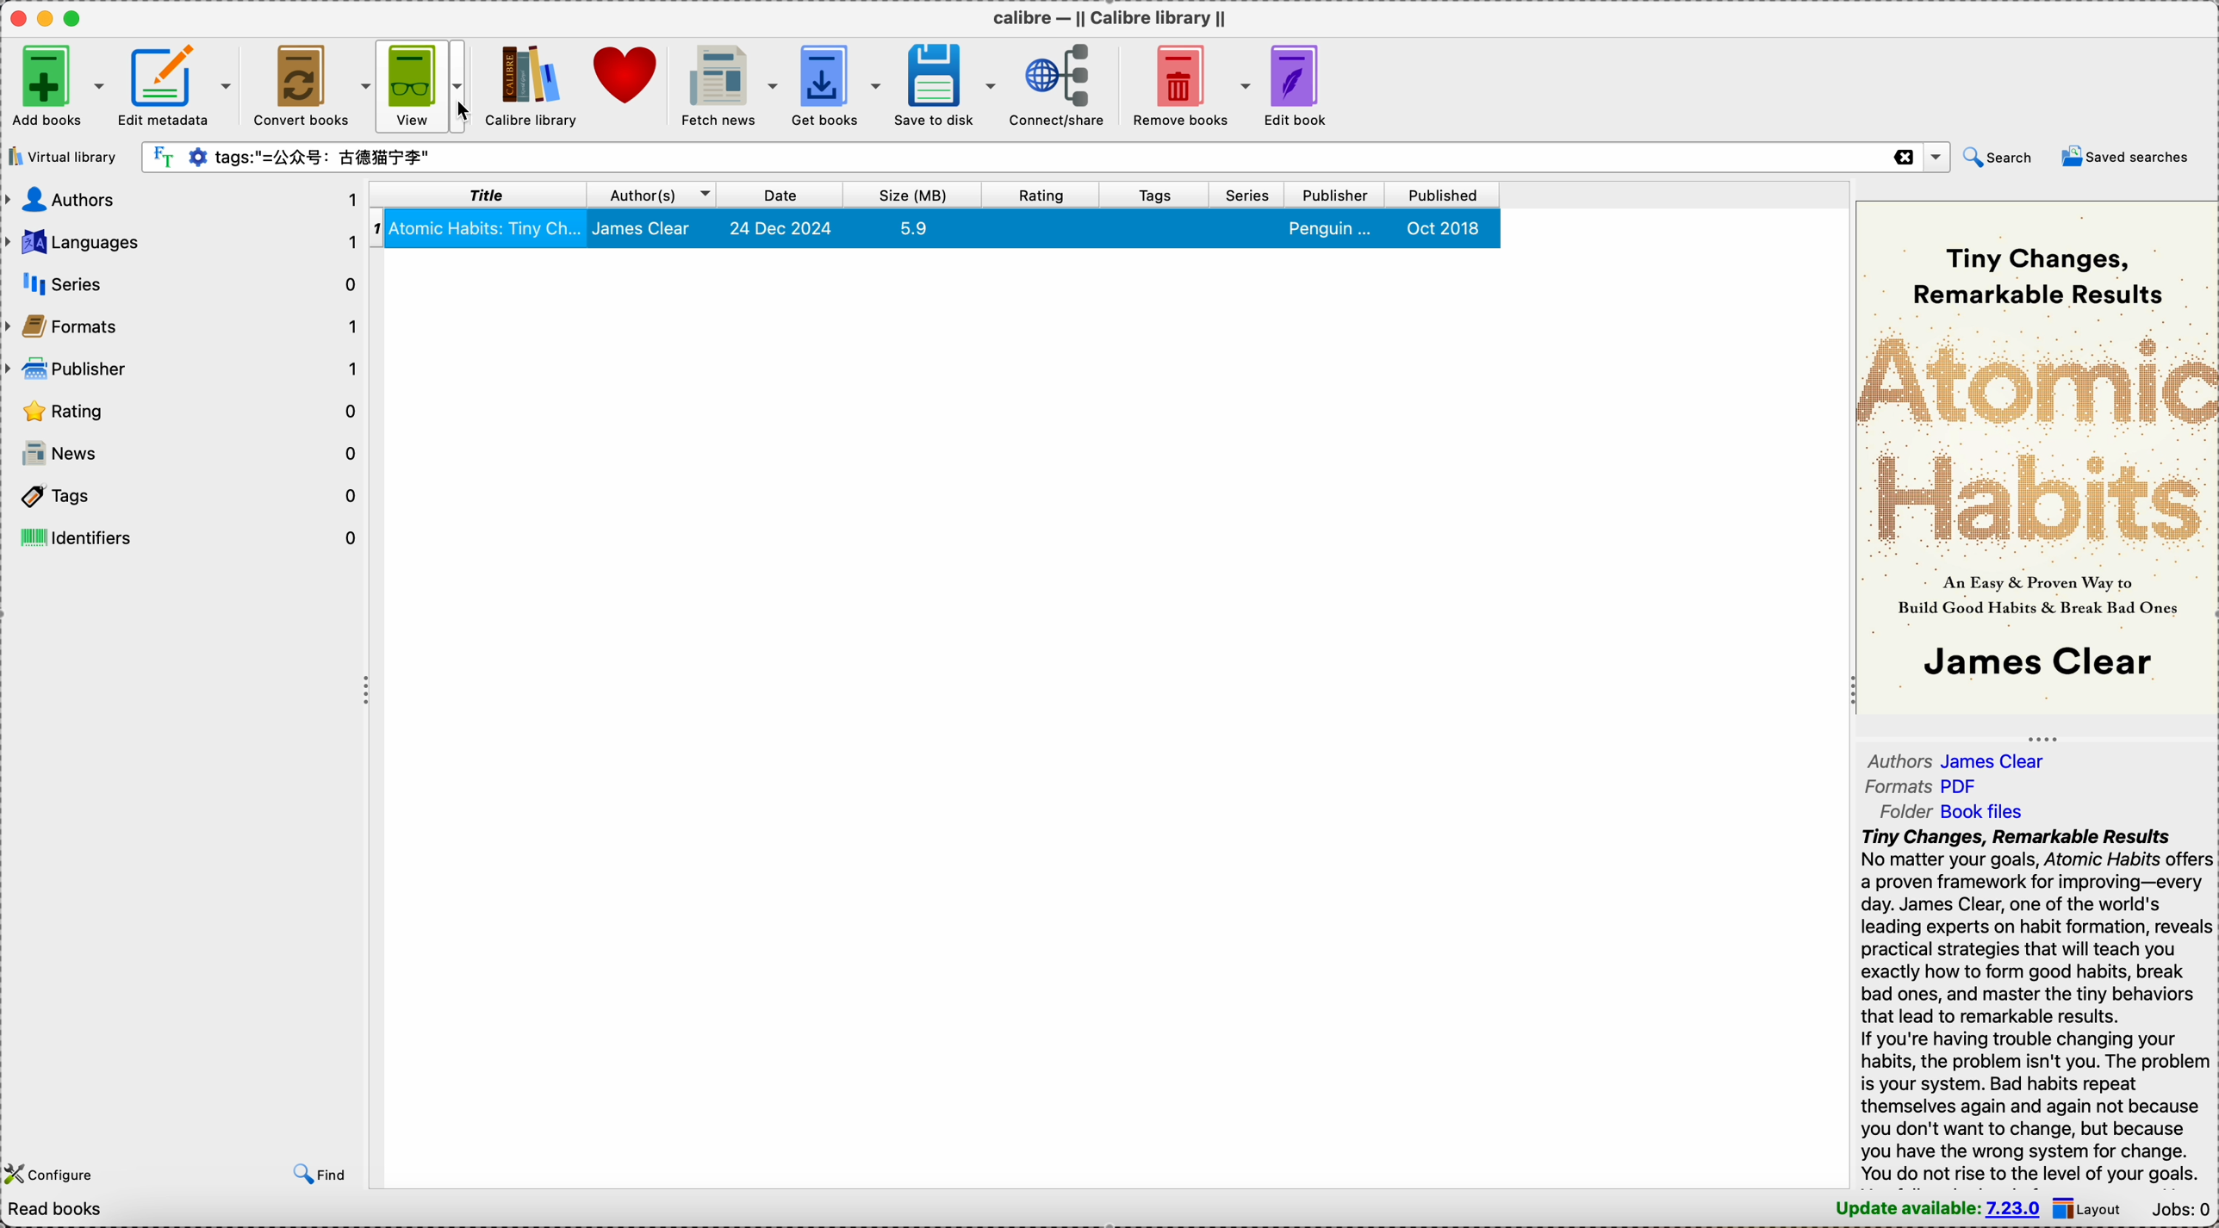  I want to click on donate, so click(627, 76).